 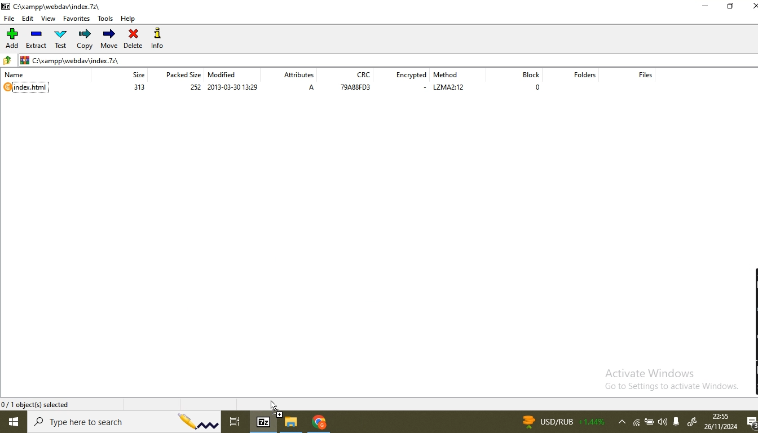 I want to click on chrome, so click(x=319, y=423).